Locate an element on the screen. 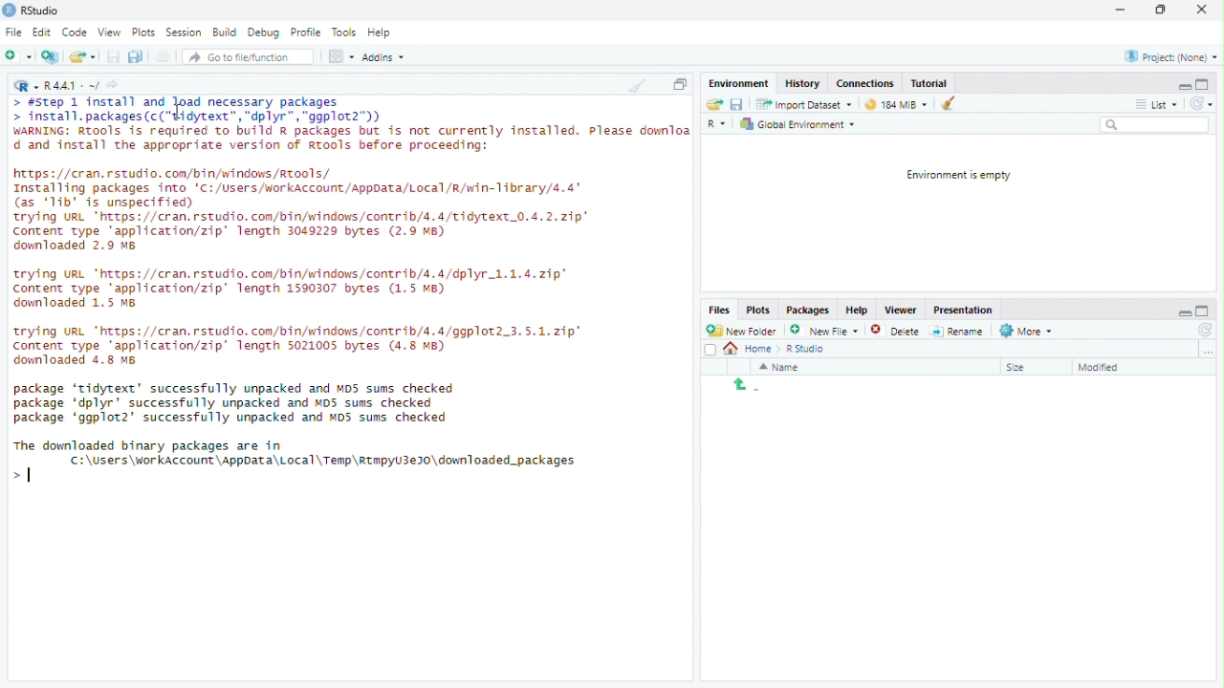  New Folder is located at coordinates (741, 331).